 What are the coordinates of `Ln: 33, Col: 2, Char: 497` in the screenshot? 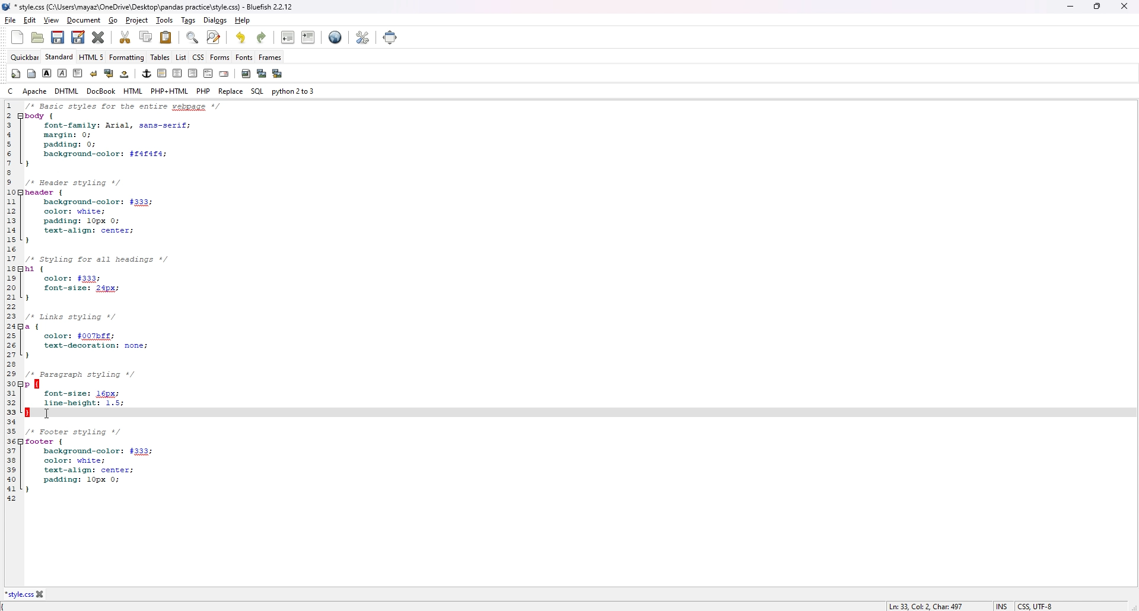 It's located at (927, 606).